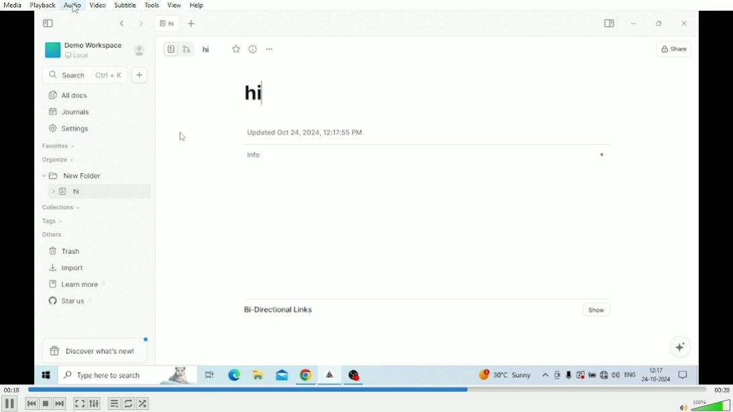 The width and height of the screenshot is (733, 412). What do you see at coordinates (366, 198) in the screenshot?
I see `Video` at bounding box center [366, 198].